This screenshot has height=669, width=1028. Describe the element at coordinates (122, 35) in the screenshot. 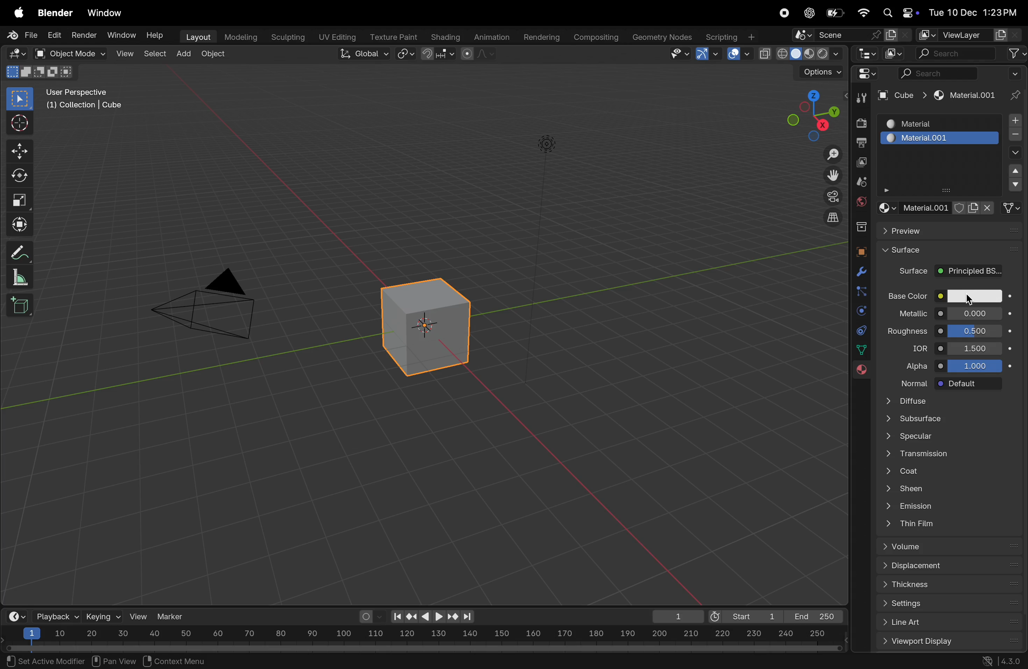

I see `Window` at that location.